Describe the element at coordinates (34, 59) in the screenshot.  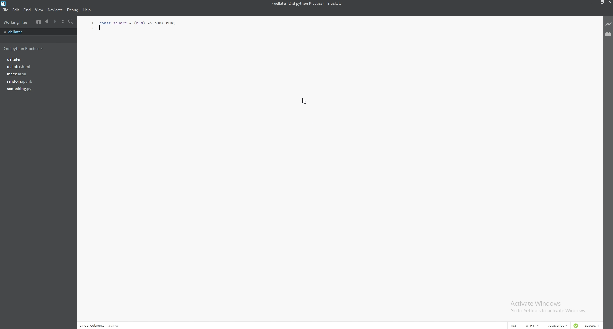
I see `file` at that location.